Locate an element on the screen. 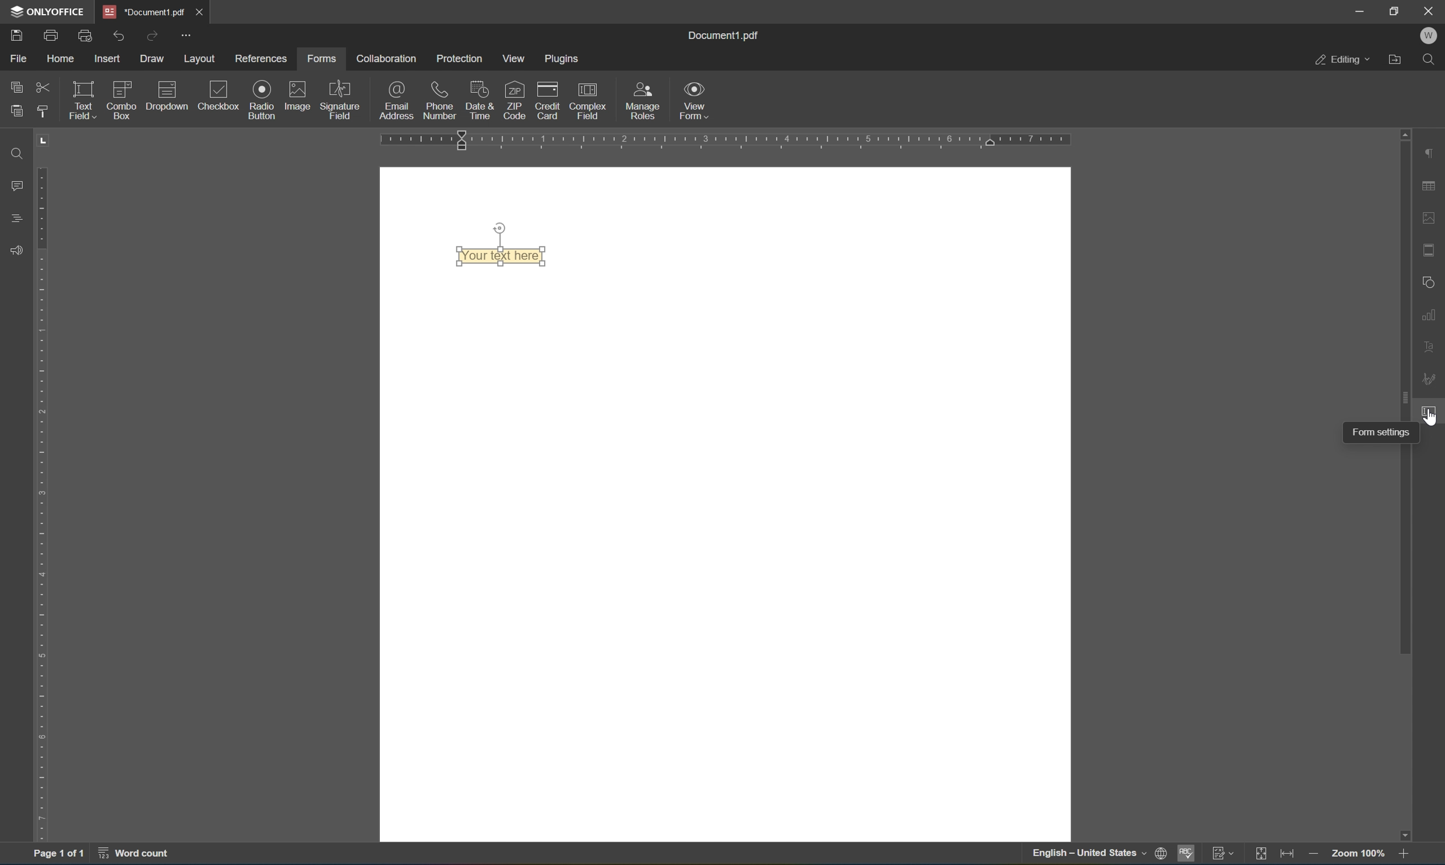 This screenshot has height=865, width=1445. editing is located at coordinates (1340, 61).